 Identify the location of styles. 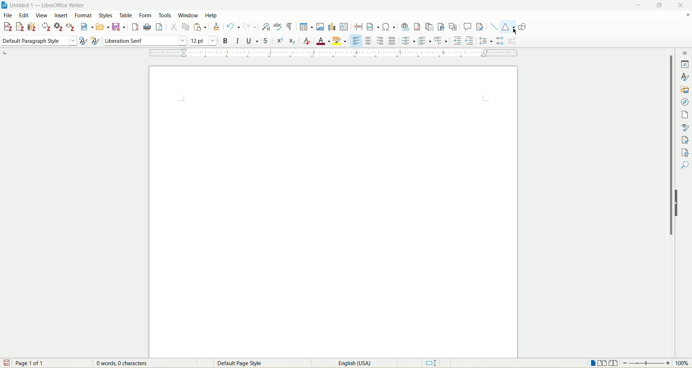
(107, 15).